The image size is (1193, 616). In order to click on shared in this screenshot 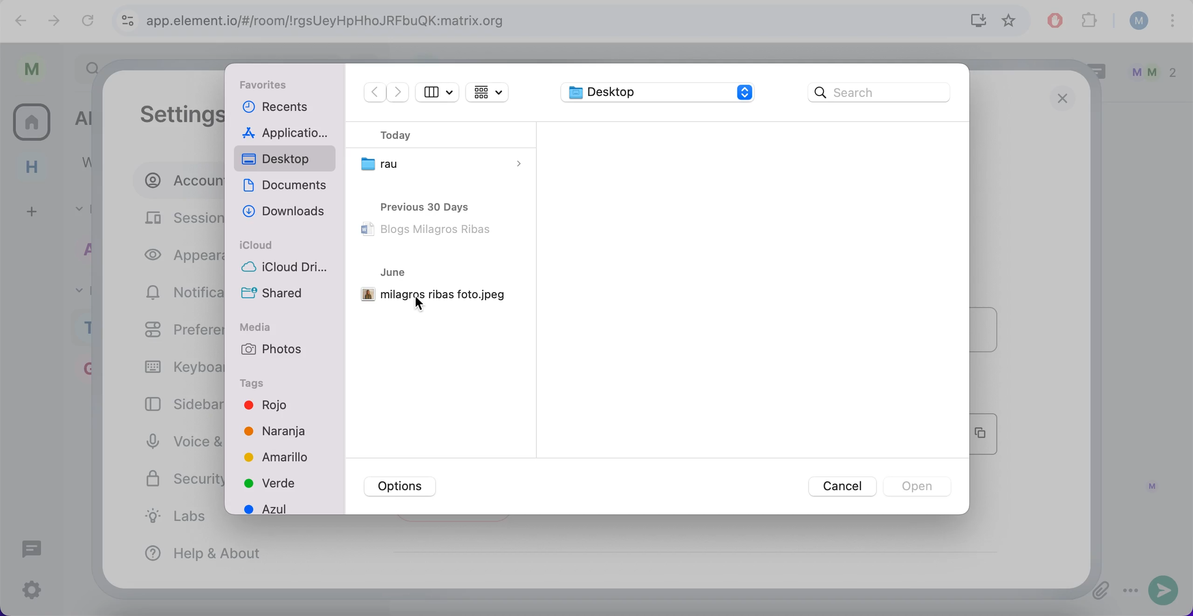, I will do `click(271, 292)`.